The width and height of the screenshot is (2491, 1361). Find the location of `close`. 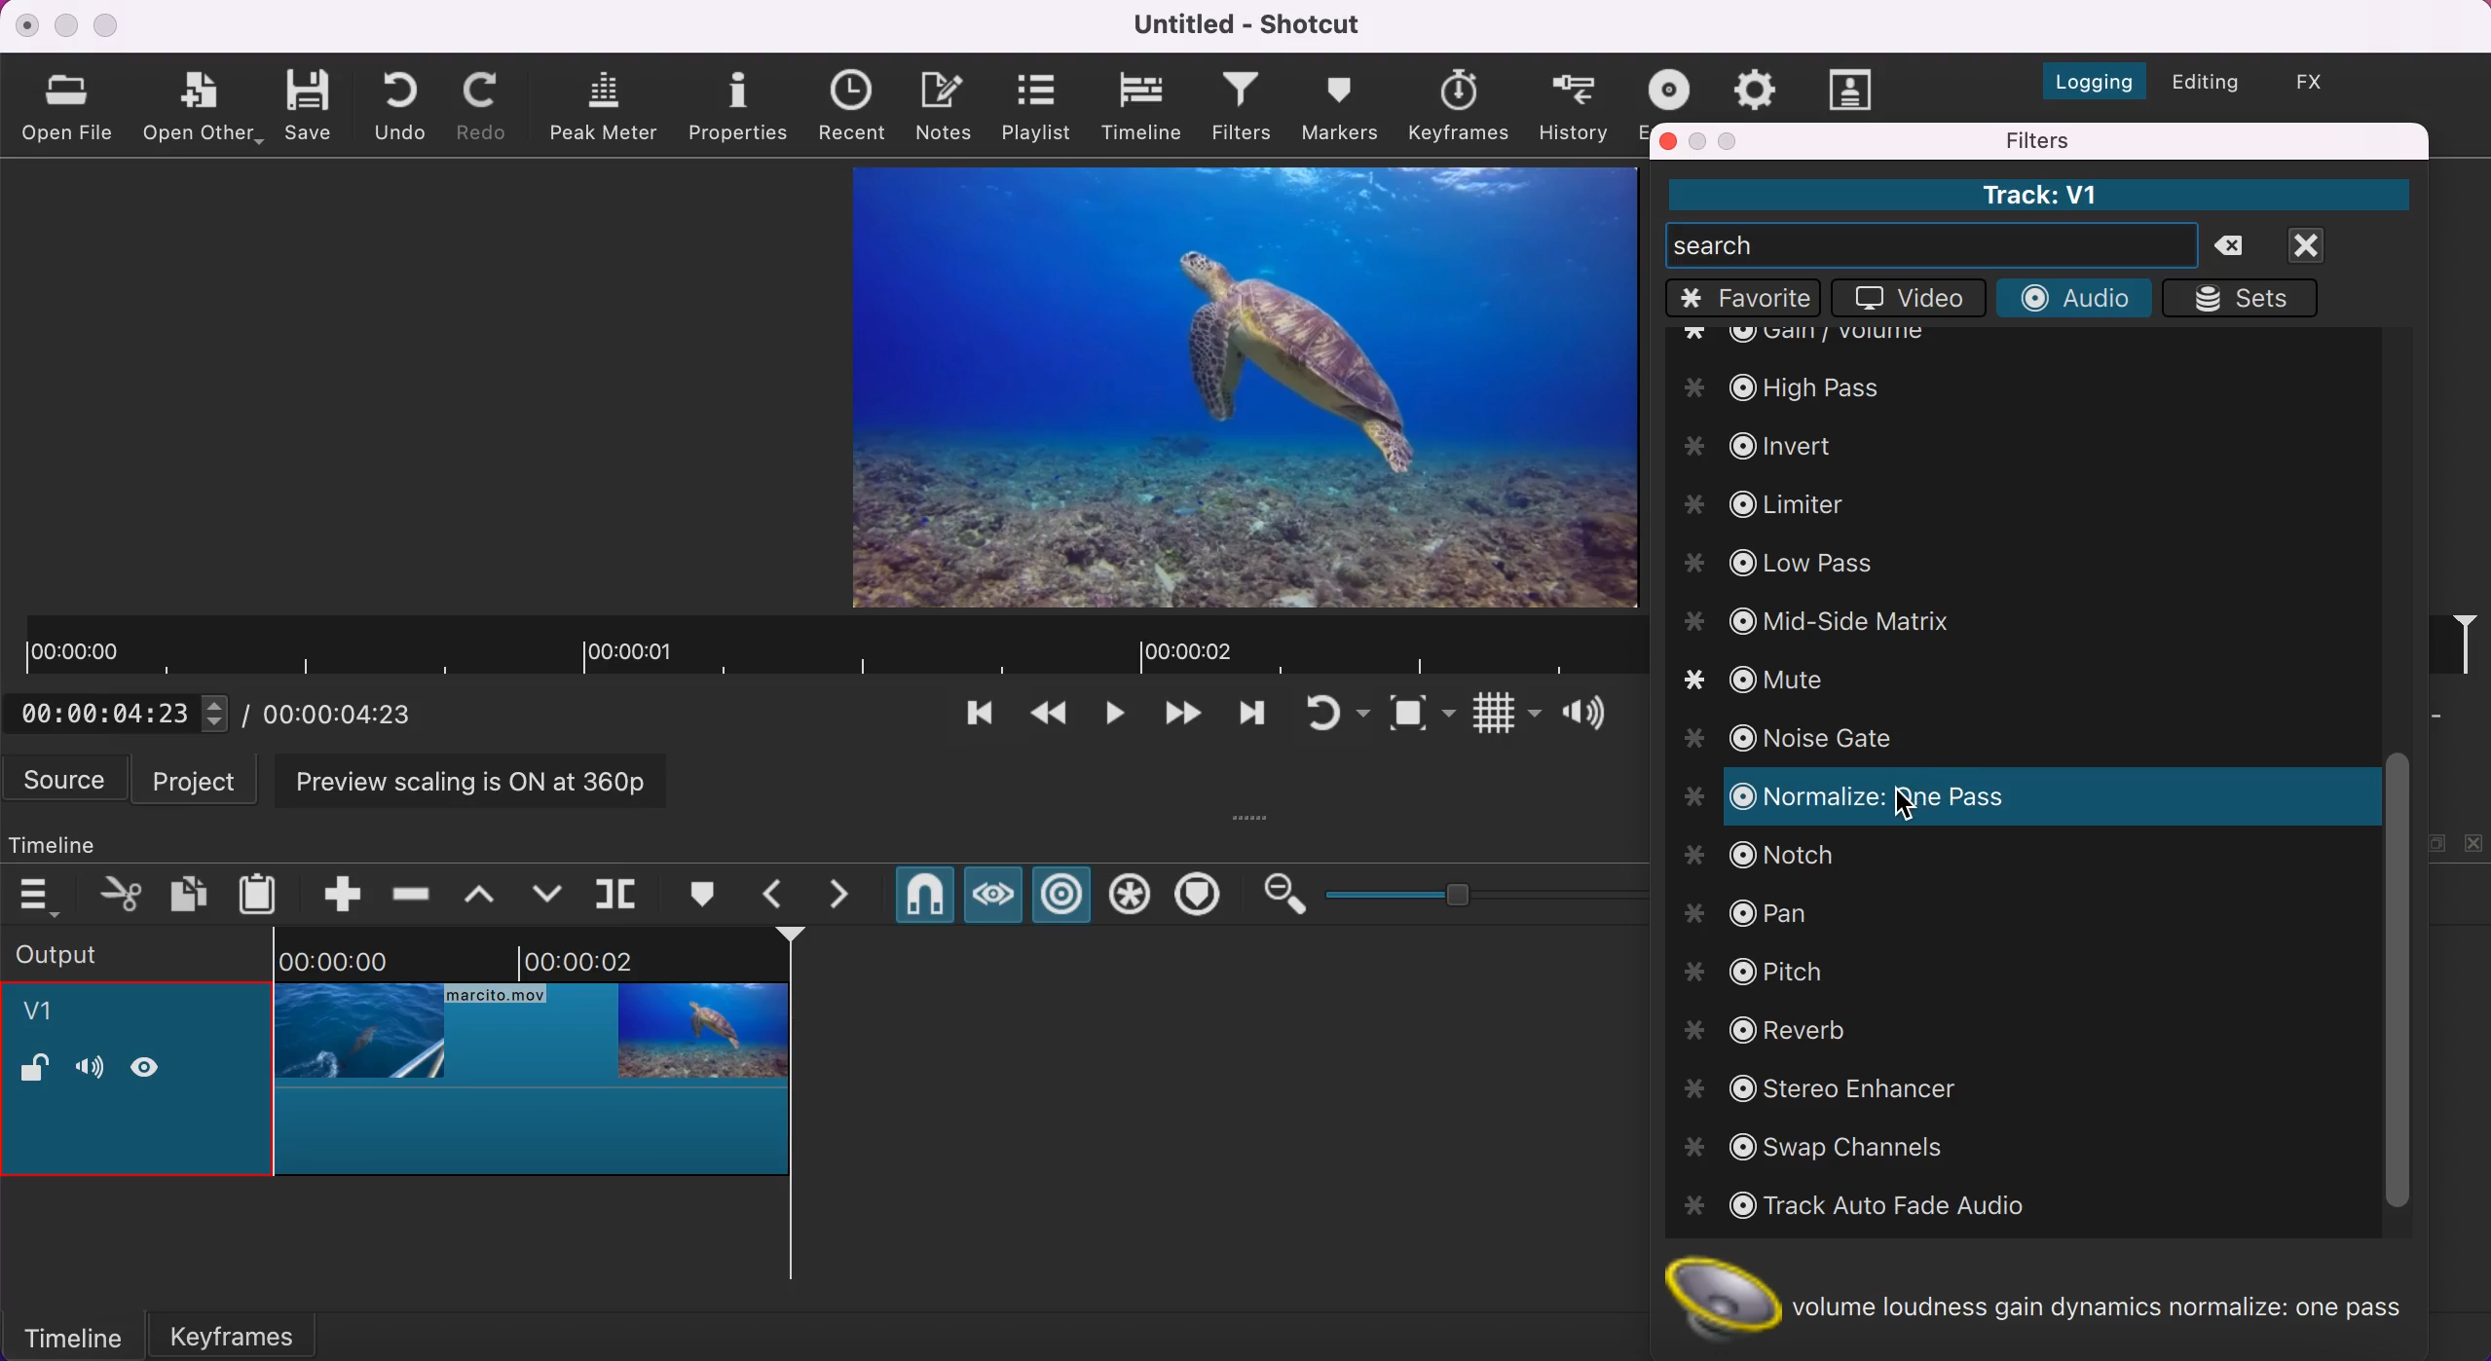

close is located at coordinates (28, 24).